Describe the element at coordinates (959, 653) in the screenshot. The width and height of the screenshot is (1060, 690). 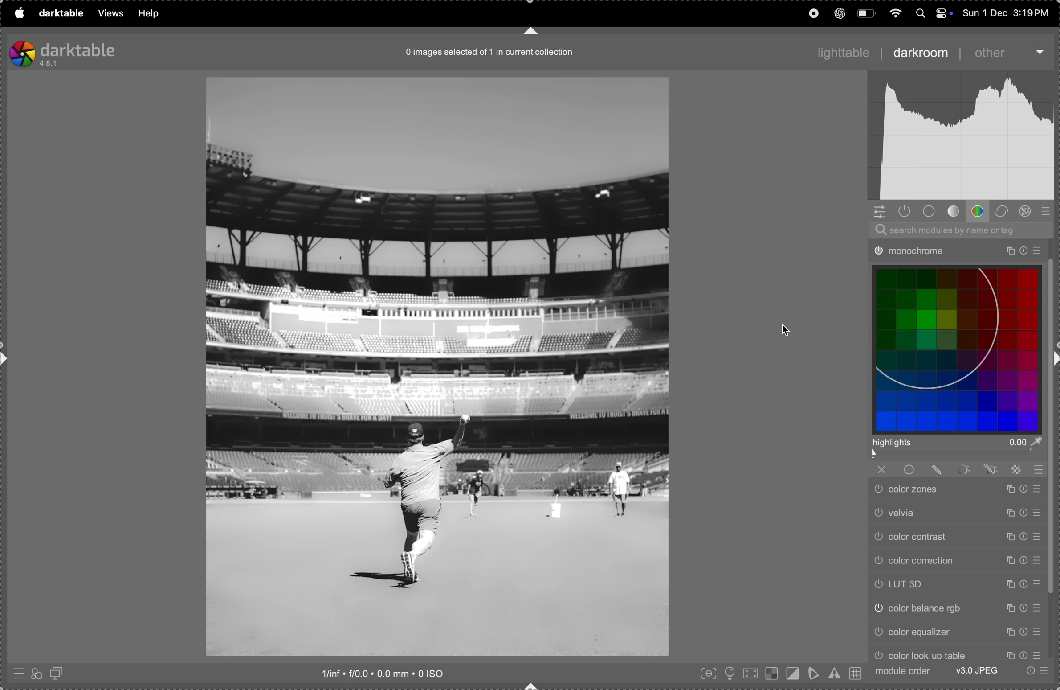
I see `click lookup table` at that location.